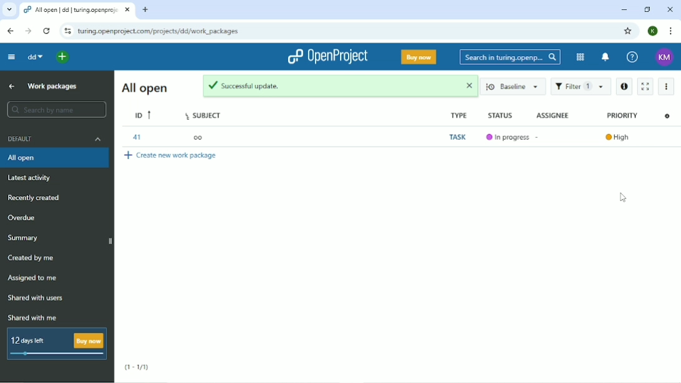 The width and height of the screenshot is (681, 383). What do you see at coordinates (504, 117) in the screenshot?
I see `Status` at bounding box center [504, 117].